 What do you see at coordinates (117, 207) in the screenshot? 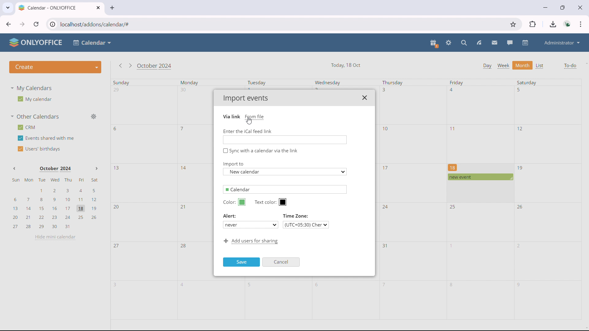
I see `20` at bounding box center [117, 207].